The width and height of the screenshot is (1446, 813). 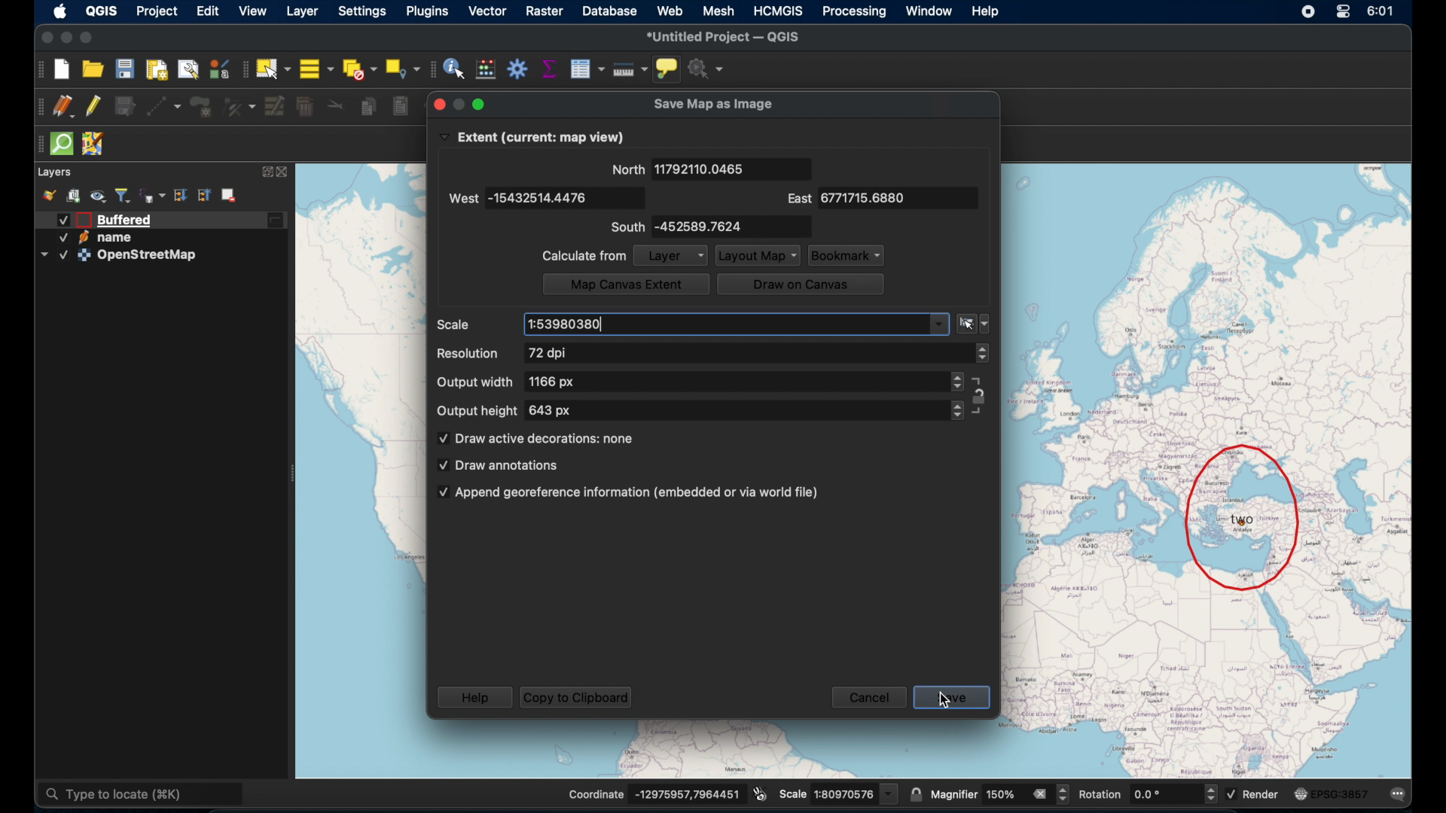 What do you see at coordinates (358, 68) in the screenshot?
I see `deselect features` at bounding box center [358, 68].